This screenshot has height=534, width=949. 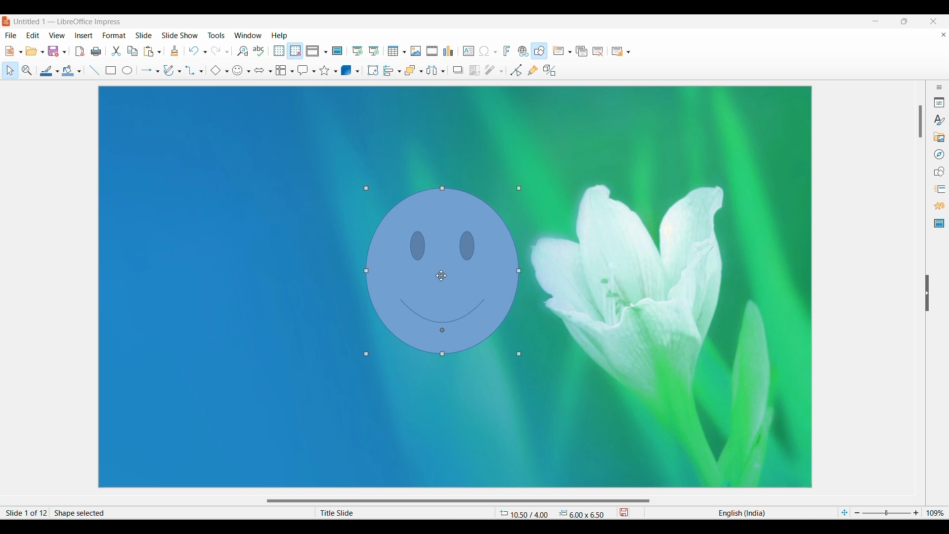 What do you see at coordinates (398, 513) in the screenshot?
I see `Title slide` at bounding box center [398, 513].